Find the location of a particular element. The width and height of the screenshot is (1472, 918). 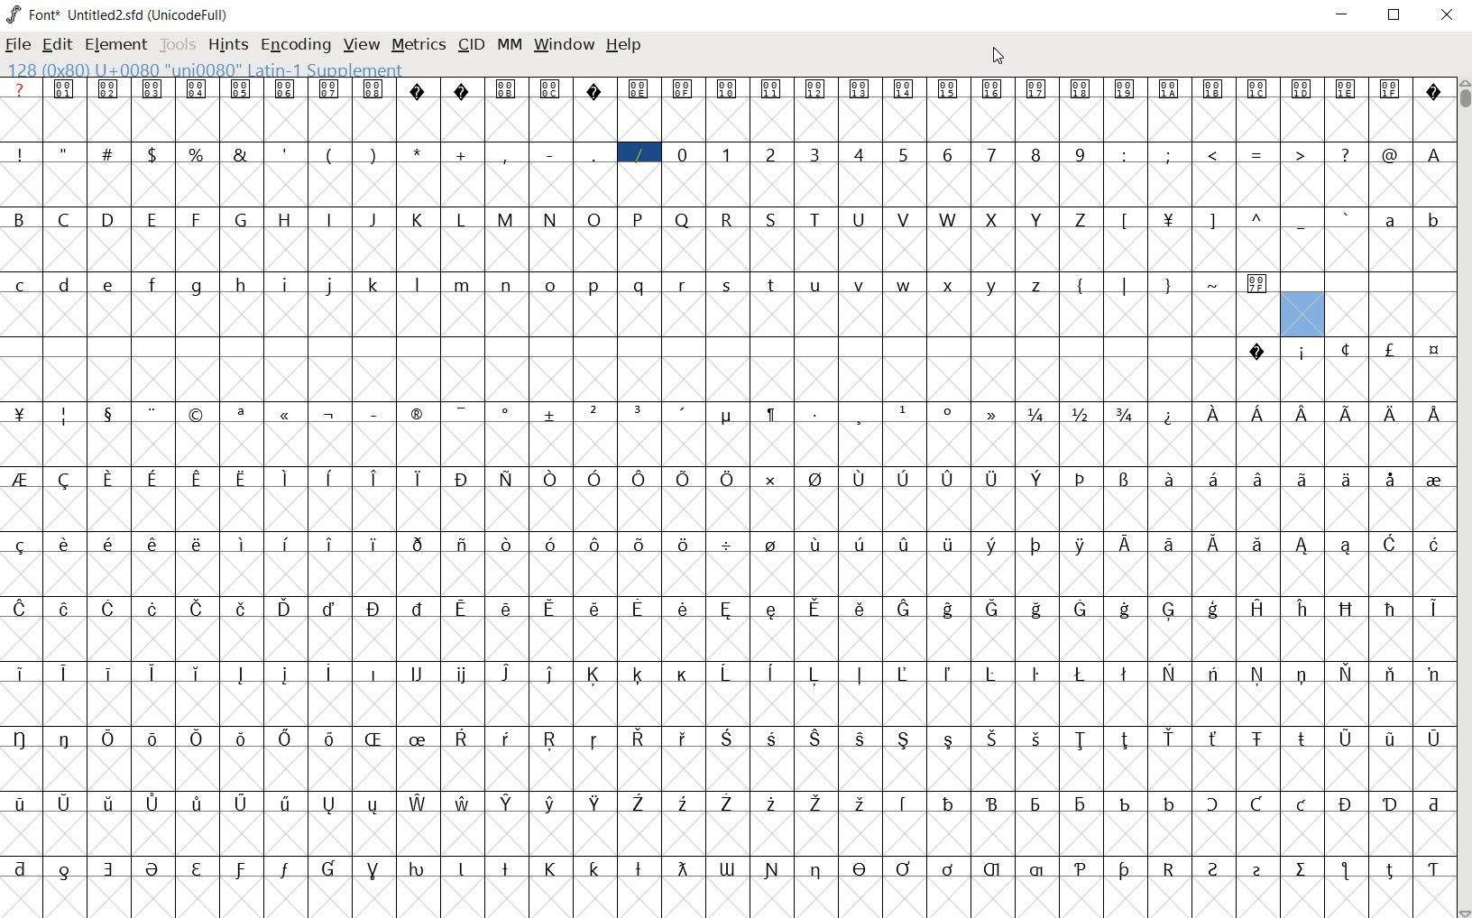

glyph is located at coordinates (1168, 673).